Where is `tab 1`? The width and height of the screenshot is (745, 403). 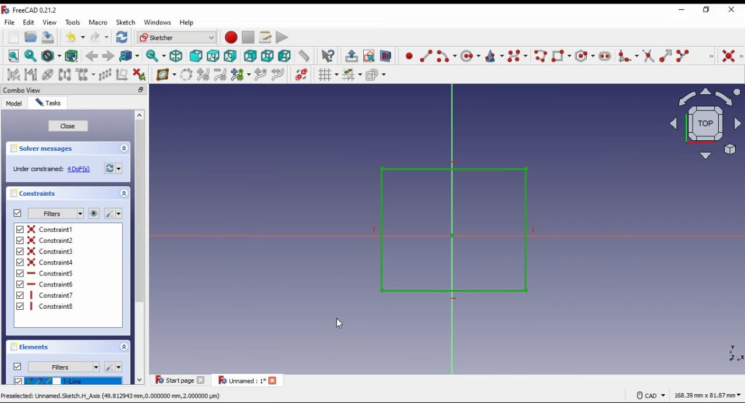
tab 1 is located at coordinates (181, 380).